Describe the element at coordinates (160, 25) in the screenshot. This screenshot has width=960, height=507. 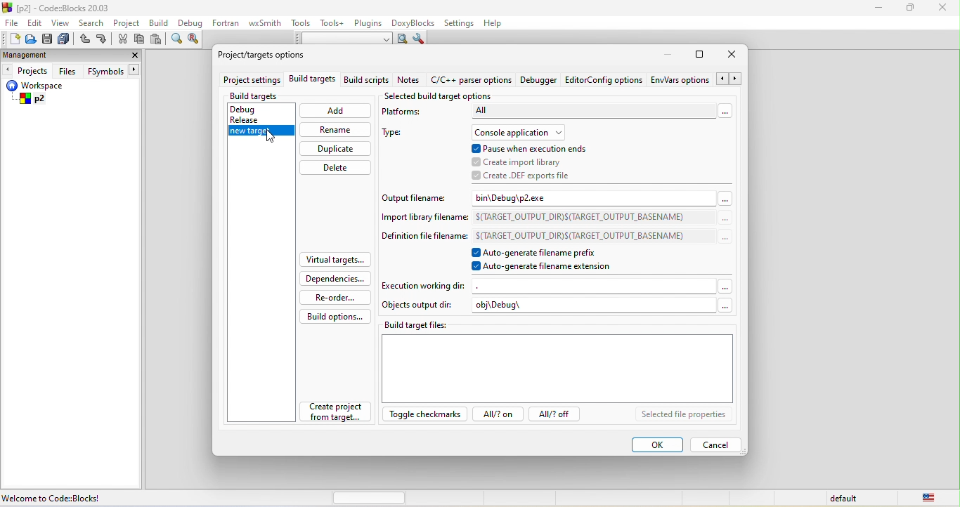
I see `build` at that location.